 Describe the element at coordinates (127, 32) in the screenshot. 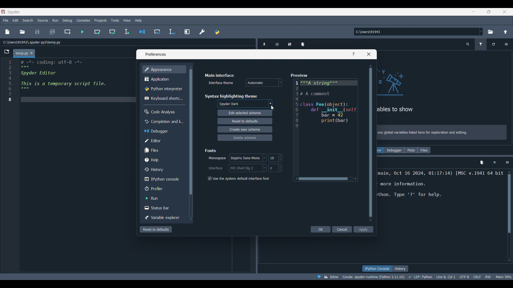

I see `Run selection/current line` at that location.